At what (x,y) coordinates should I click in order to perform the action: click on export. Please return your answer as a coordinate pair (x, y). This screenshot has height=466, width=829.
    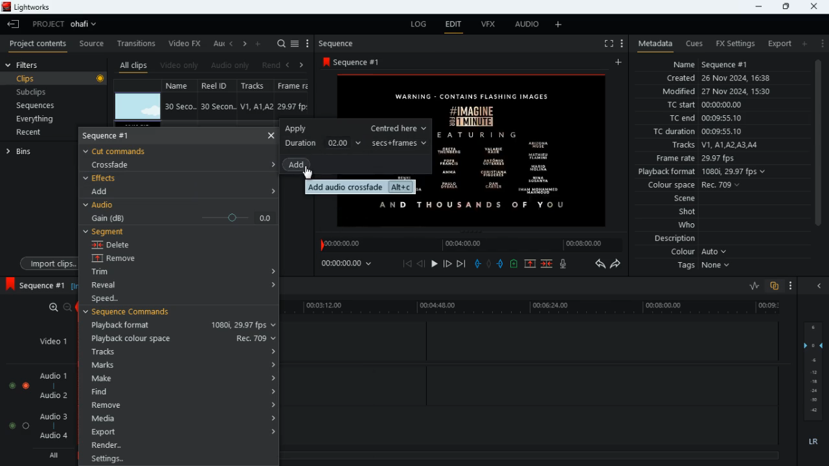
    Looking at the image, I should click on (776, 44).